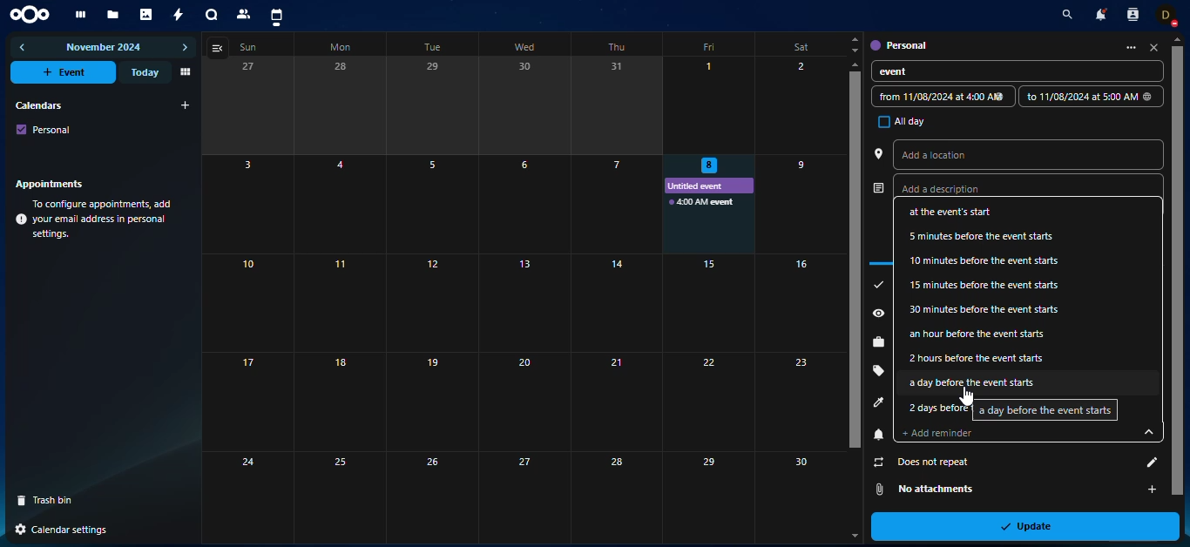 The image size is (1190, 547). Describe the element at coordinates (524, 496) in the screenshot. I see `27` at that location.